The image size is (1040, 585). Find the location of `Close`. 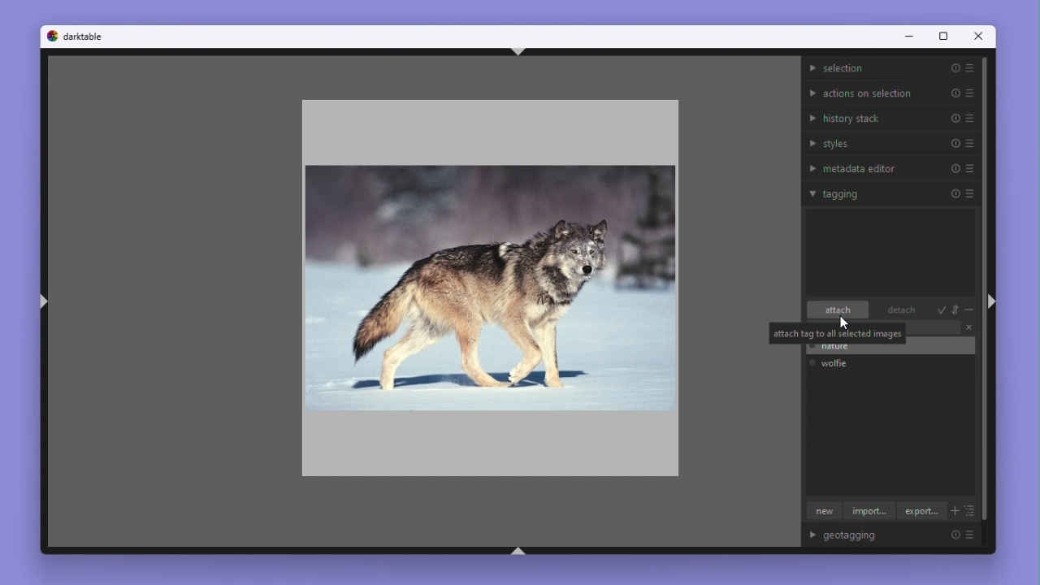

Close is located at coordinates (980, 38).